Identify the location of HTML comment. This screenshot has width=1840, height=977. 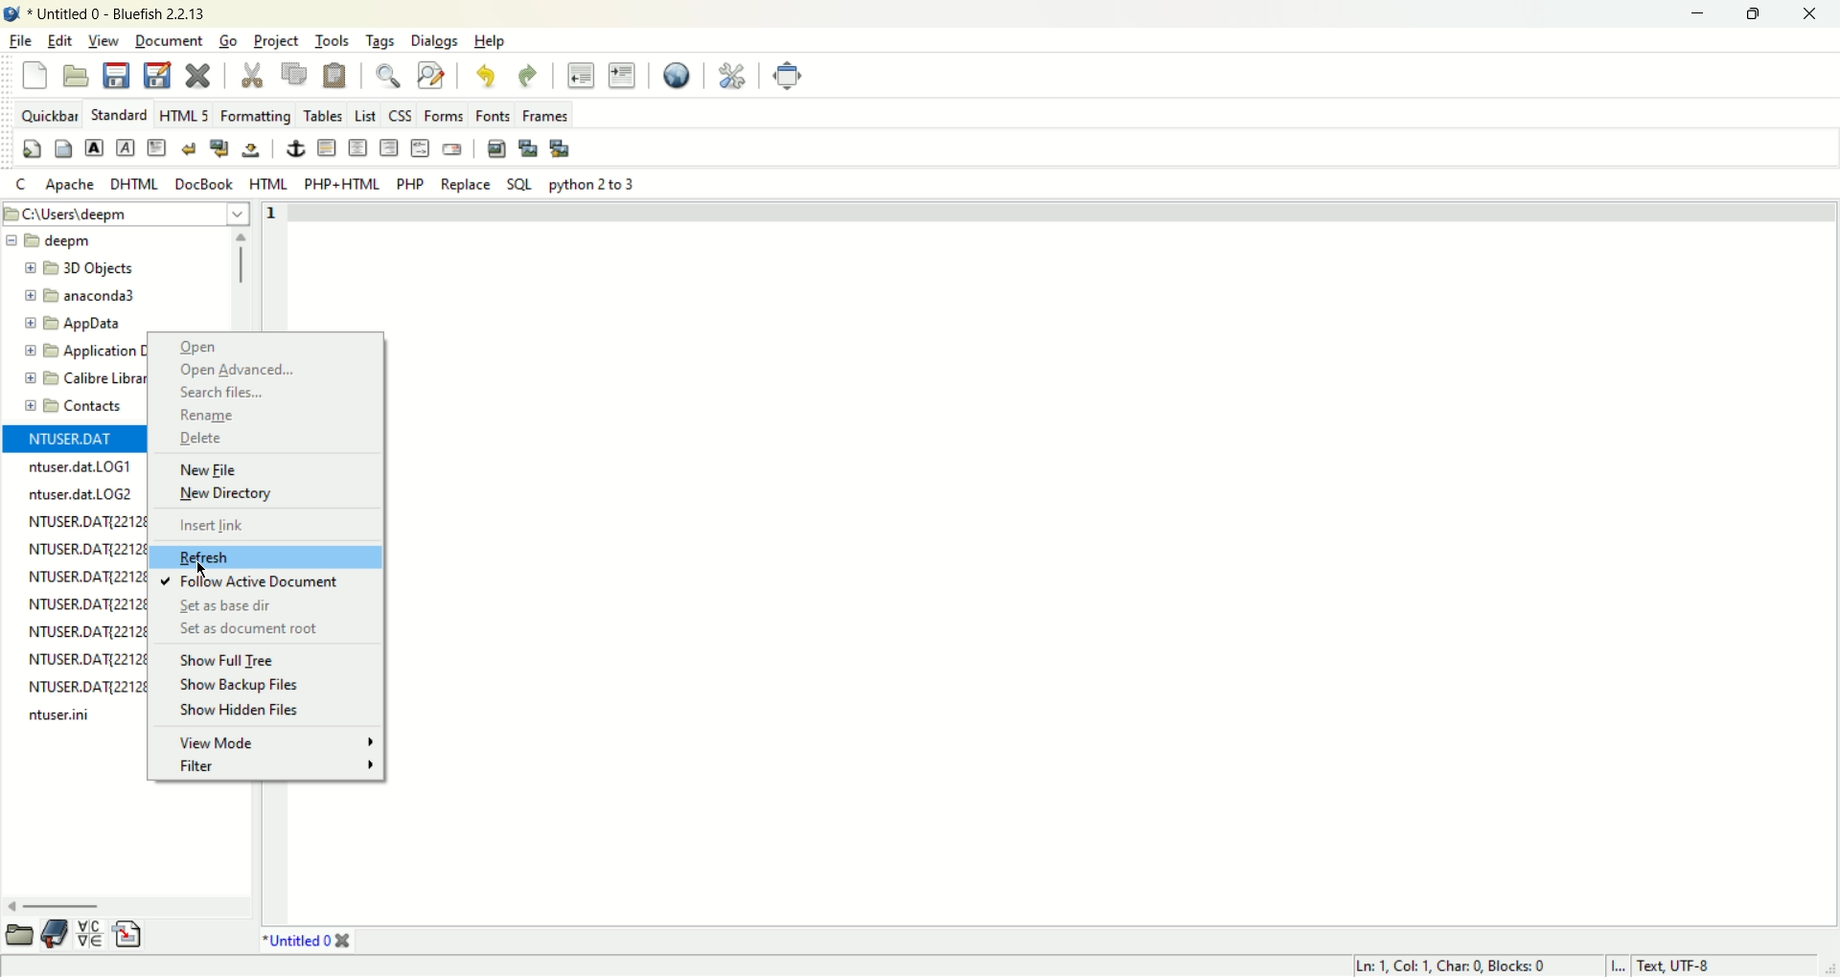
(419, 148).